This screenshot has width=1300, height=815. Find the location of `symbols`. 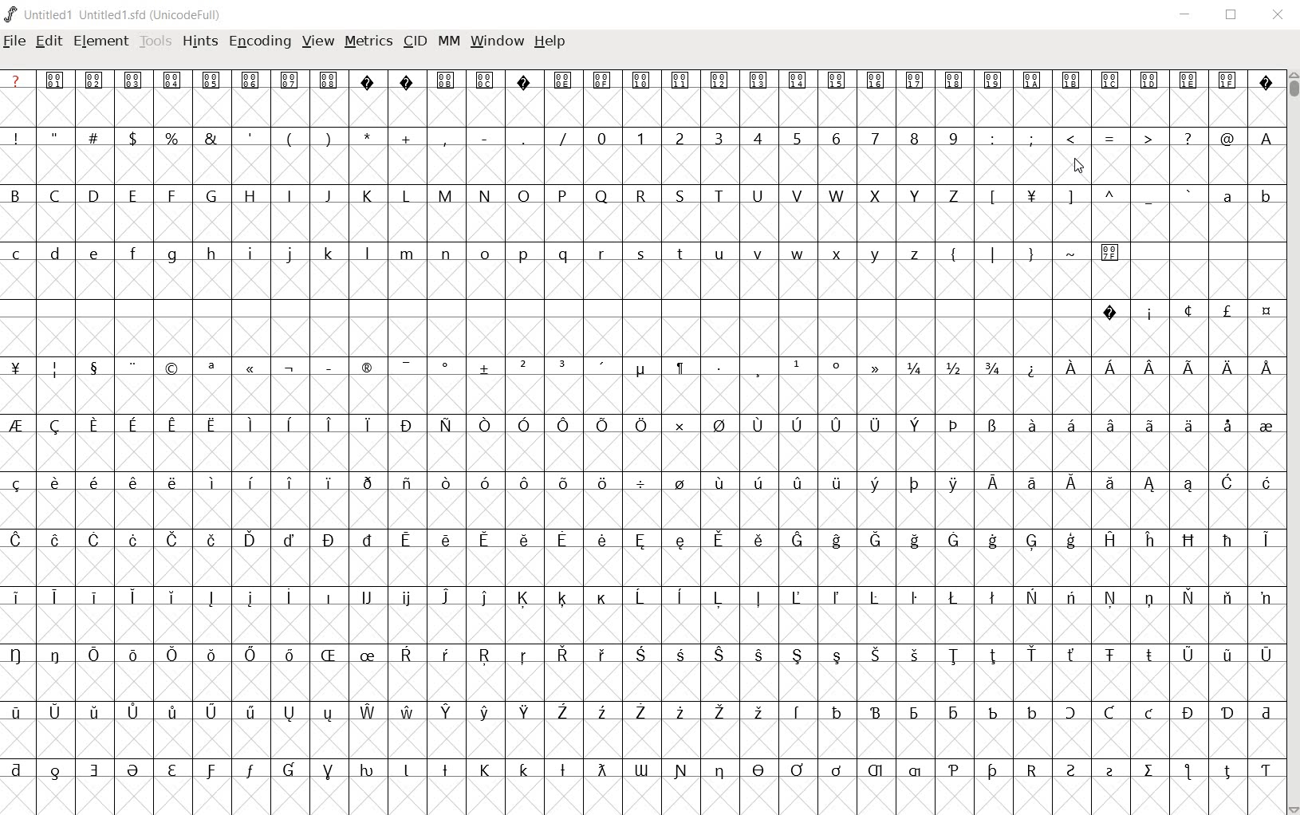

symbols is located at coordinates (1034, 251).